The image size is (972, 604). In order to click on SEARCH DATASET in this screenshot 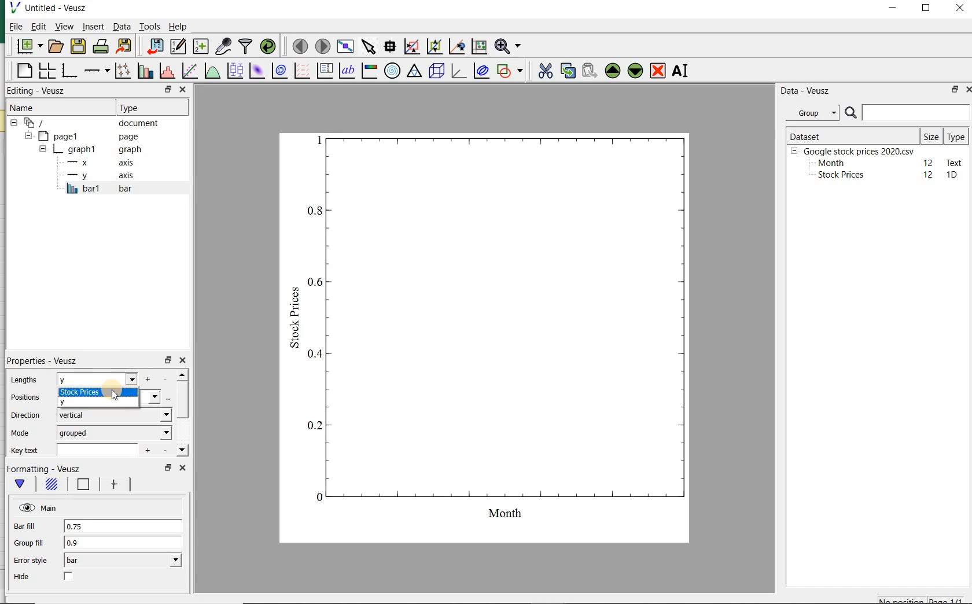, I will do `click(907, 112)`.